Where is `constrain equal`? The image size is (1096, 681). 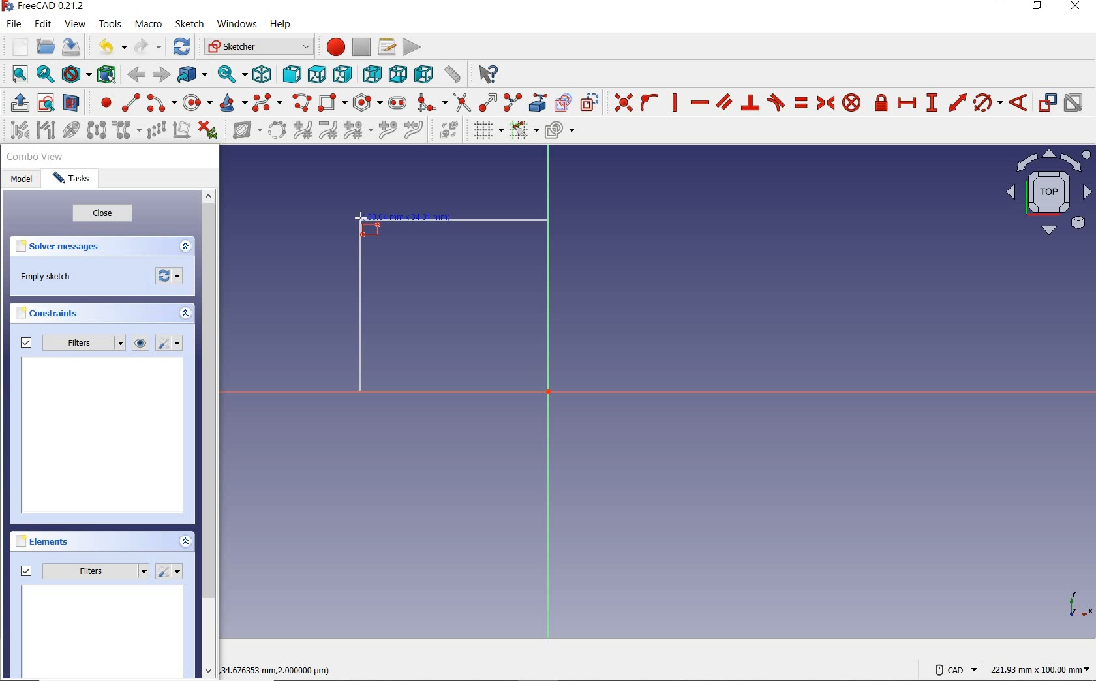 constrain equal is located at coordinates (800, 102).